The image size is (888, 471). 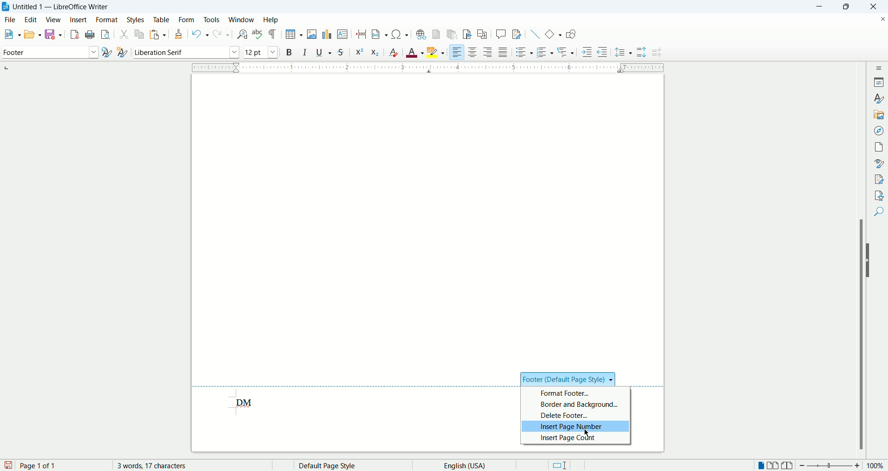 I want to click on increase indent, so click(x=587, y=52).